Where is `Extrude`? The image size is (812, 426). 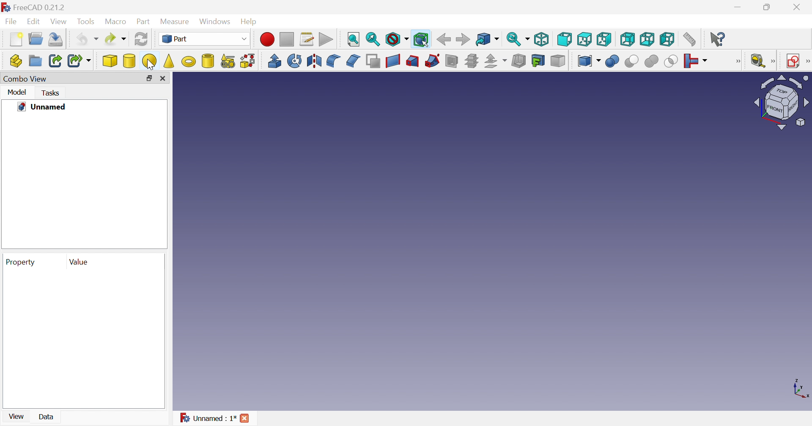
Extrude is located at coordinates (274, 61).